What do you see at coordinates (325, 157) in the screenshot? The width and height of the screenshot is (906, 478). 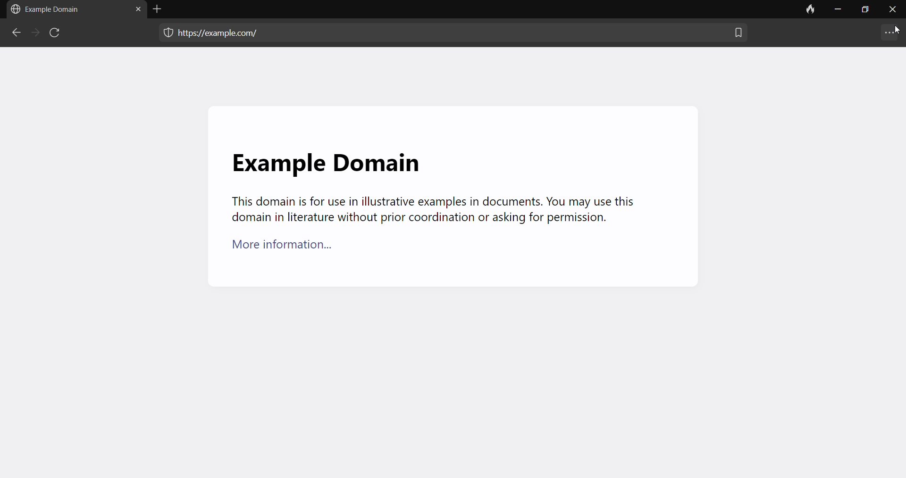 I see `Example Domain` at bounding box center [325, 157].